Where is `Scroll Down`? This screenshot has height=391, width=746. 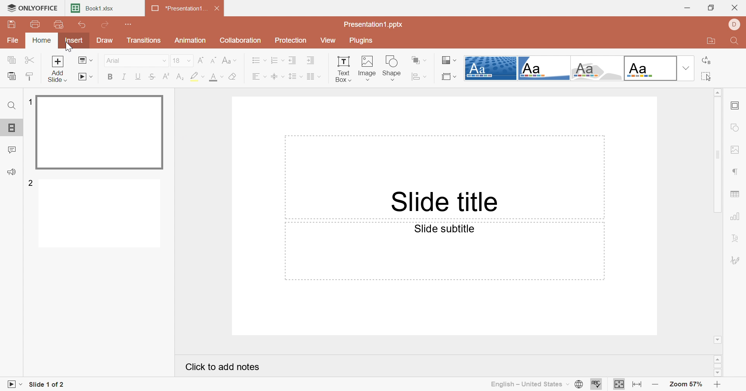
Scroll Down is located at coordinates (716, 372).